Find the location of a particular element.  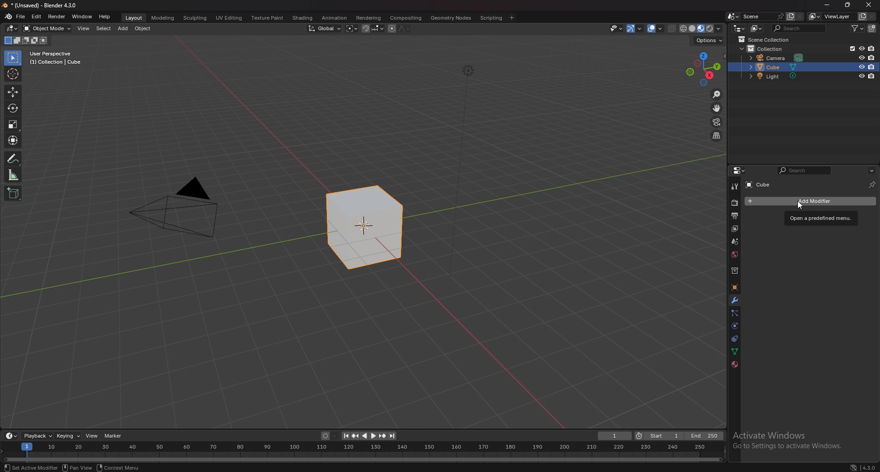

annotate is located at coordinates (13, 159).